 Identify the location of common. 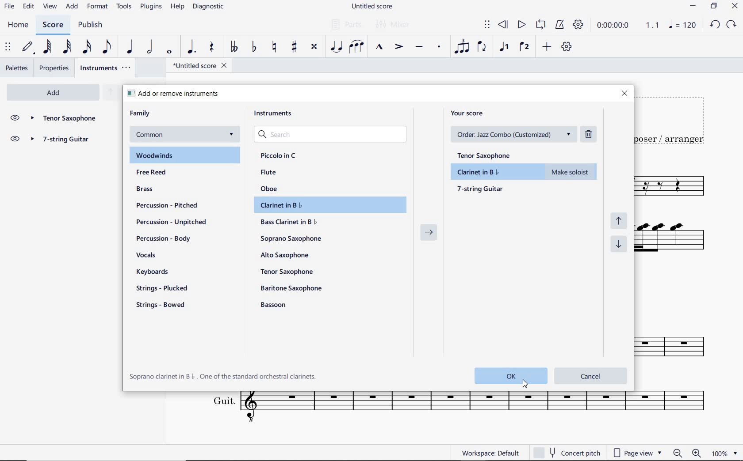
(184, 135).